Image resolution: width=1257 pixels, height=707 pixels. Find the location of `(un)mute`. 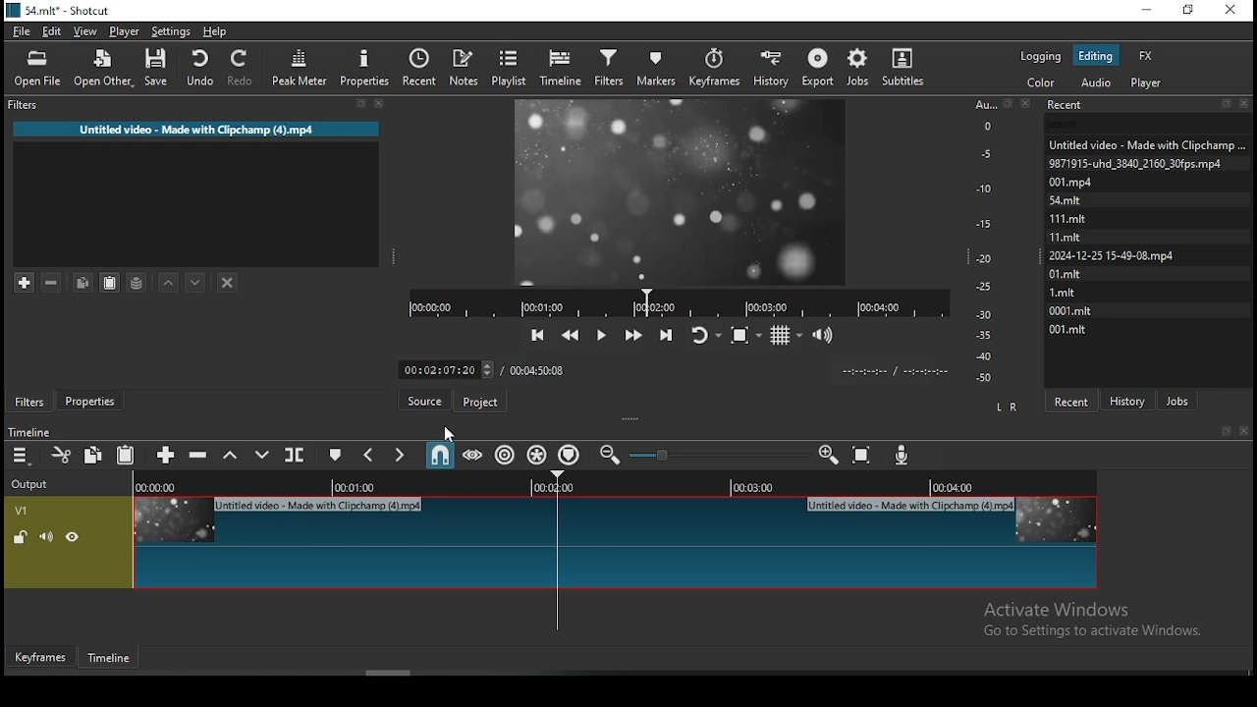

(un)mute is located at coordinates (48, 534).